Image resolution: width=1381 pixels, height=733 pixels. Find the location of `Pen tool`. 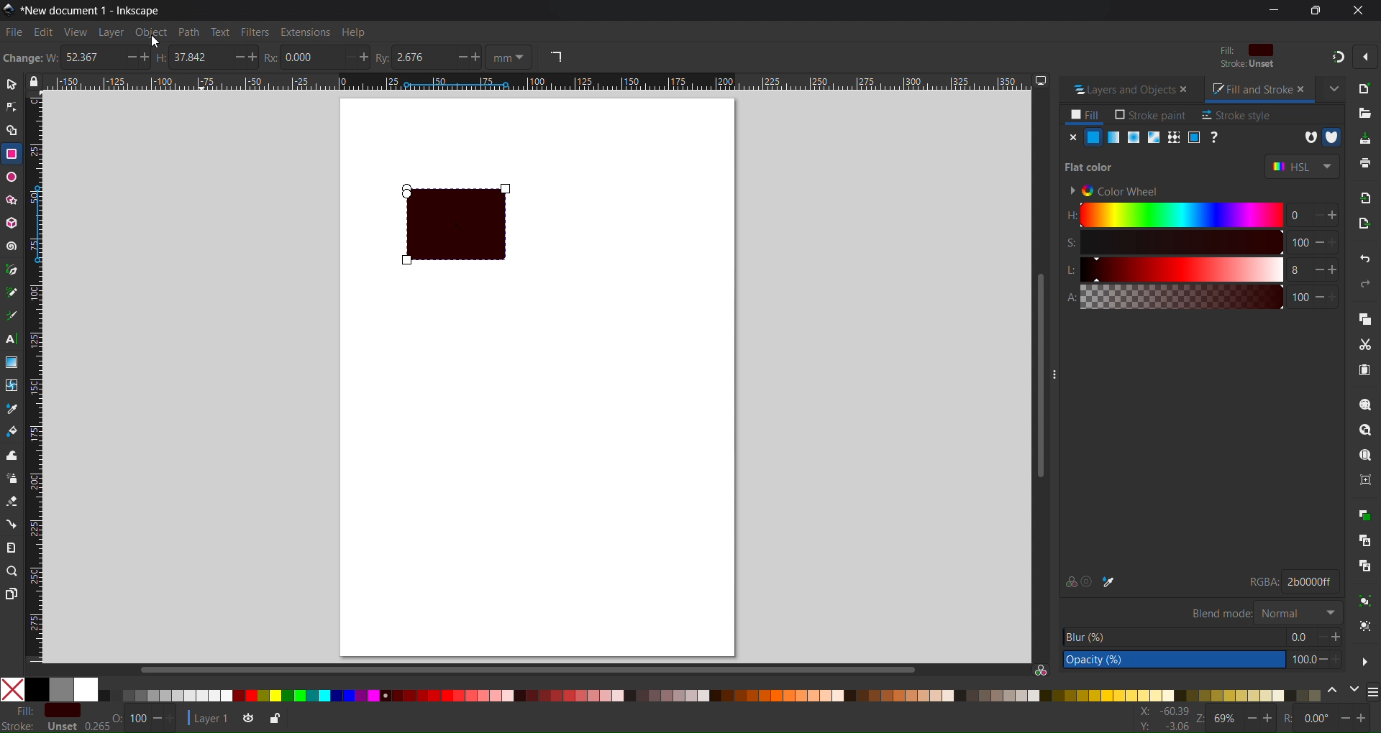

Pen tool is located at coordinates (12, 268).